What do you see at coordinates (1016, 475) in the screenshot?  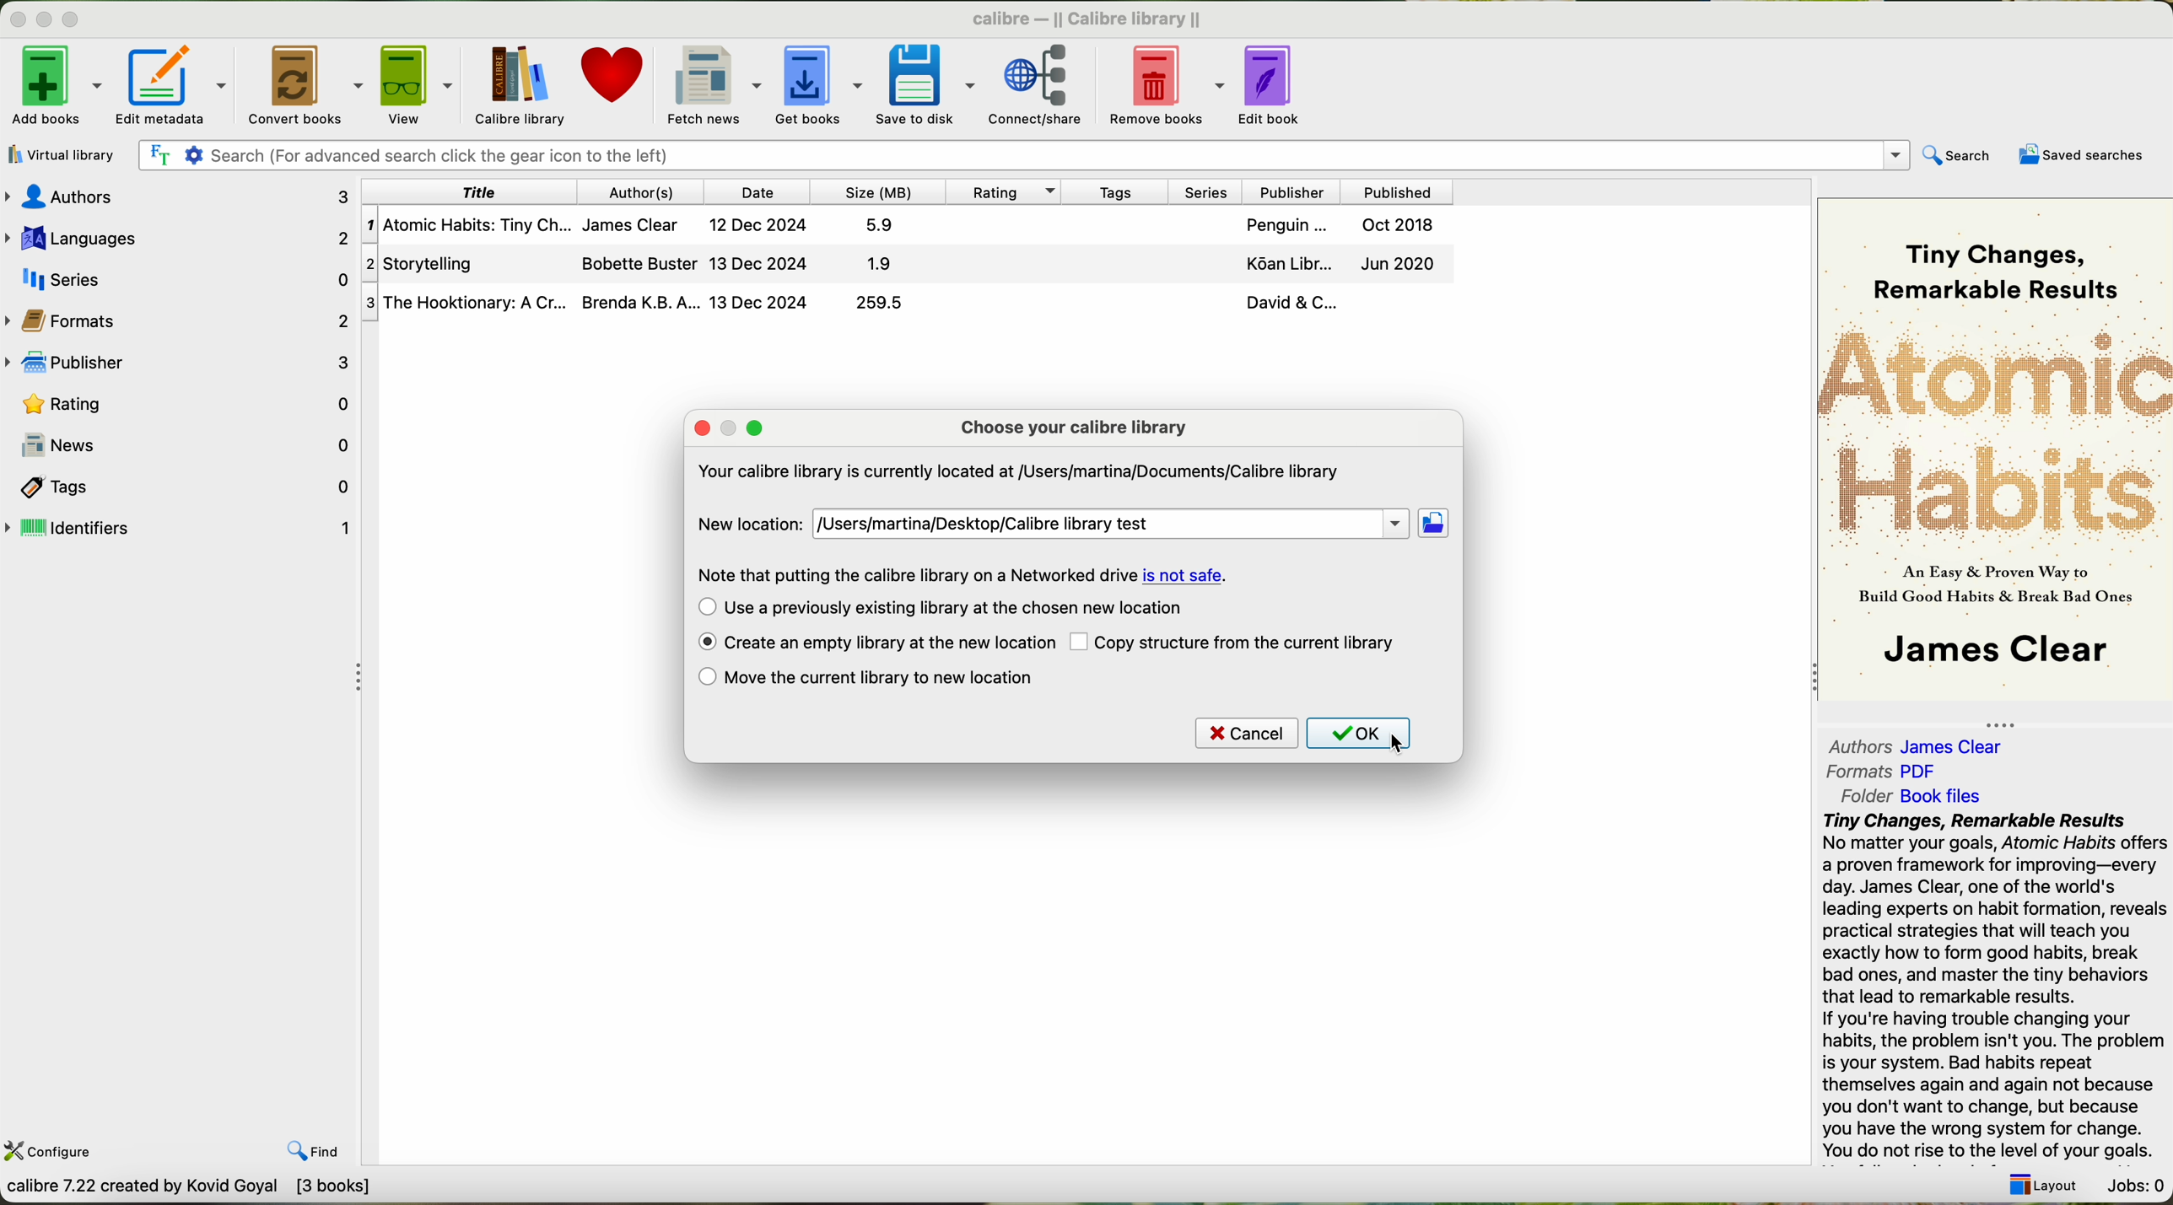 I see `‘Your calibre library Is currently located at /Users/martina/Documents/Calibre library` at bounding box center [1016, 475].